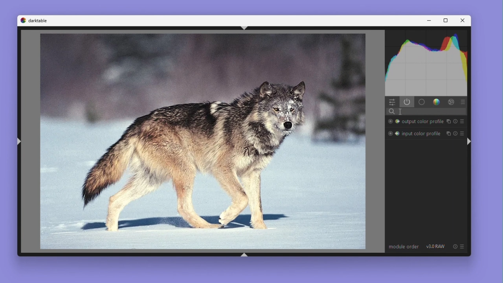  Describe the element at coordinates (463, 21) in the screenshot. I see `Close` at that location.